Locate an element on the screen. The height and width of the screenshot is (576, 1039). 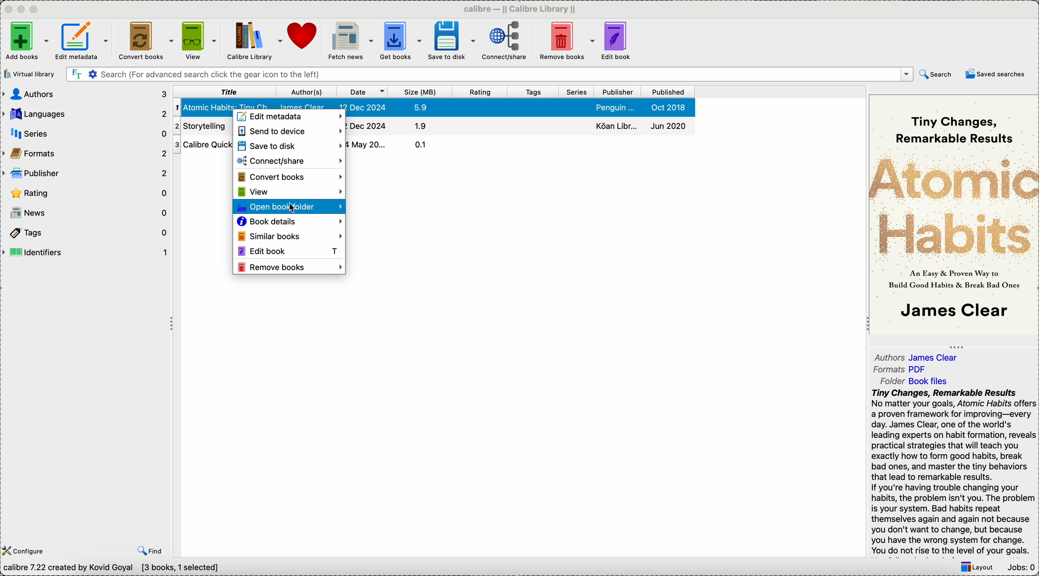
save to disk is located at coordinates (289, 146).